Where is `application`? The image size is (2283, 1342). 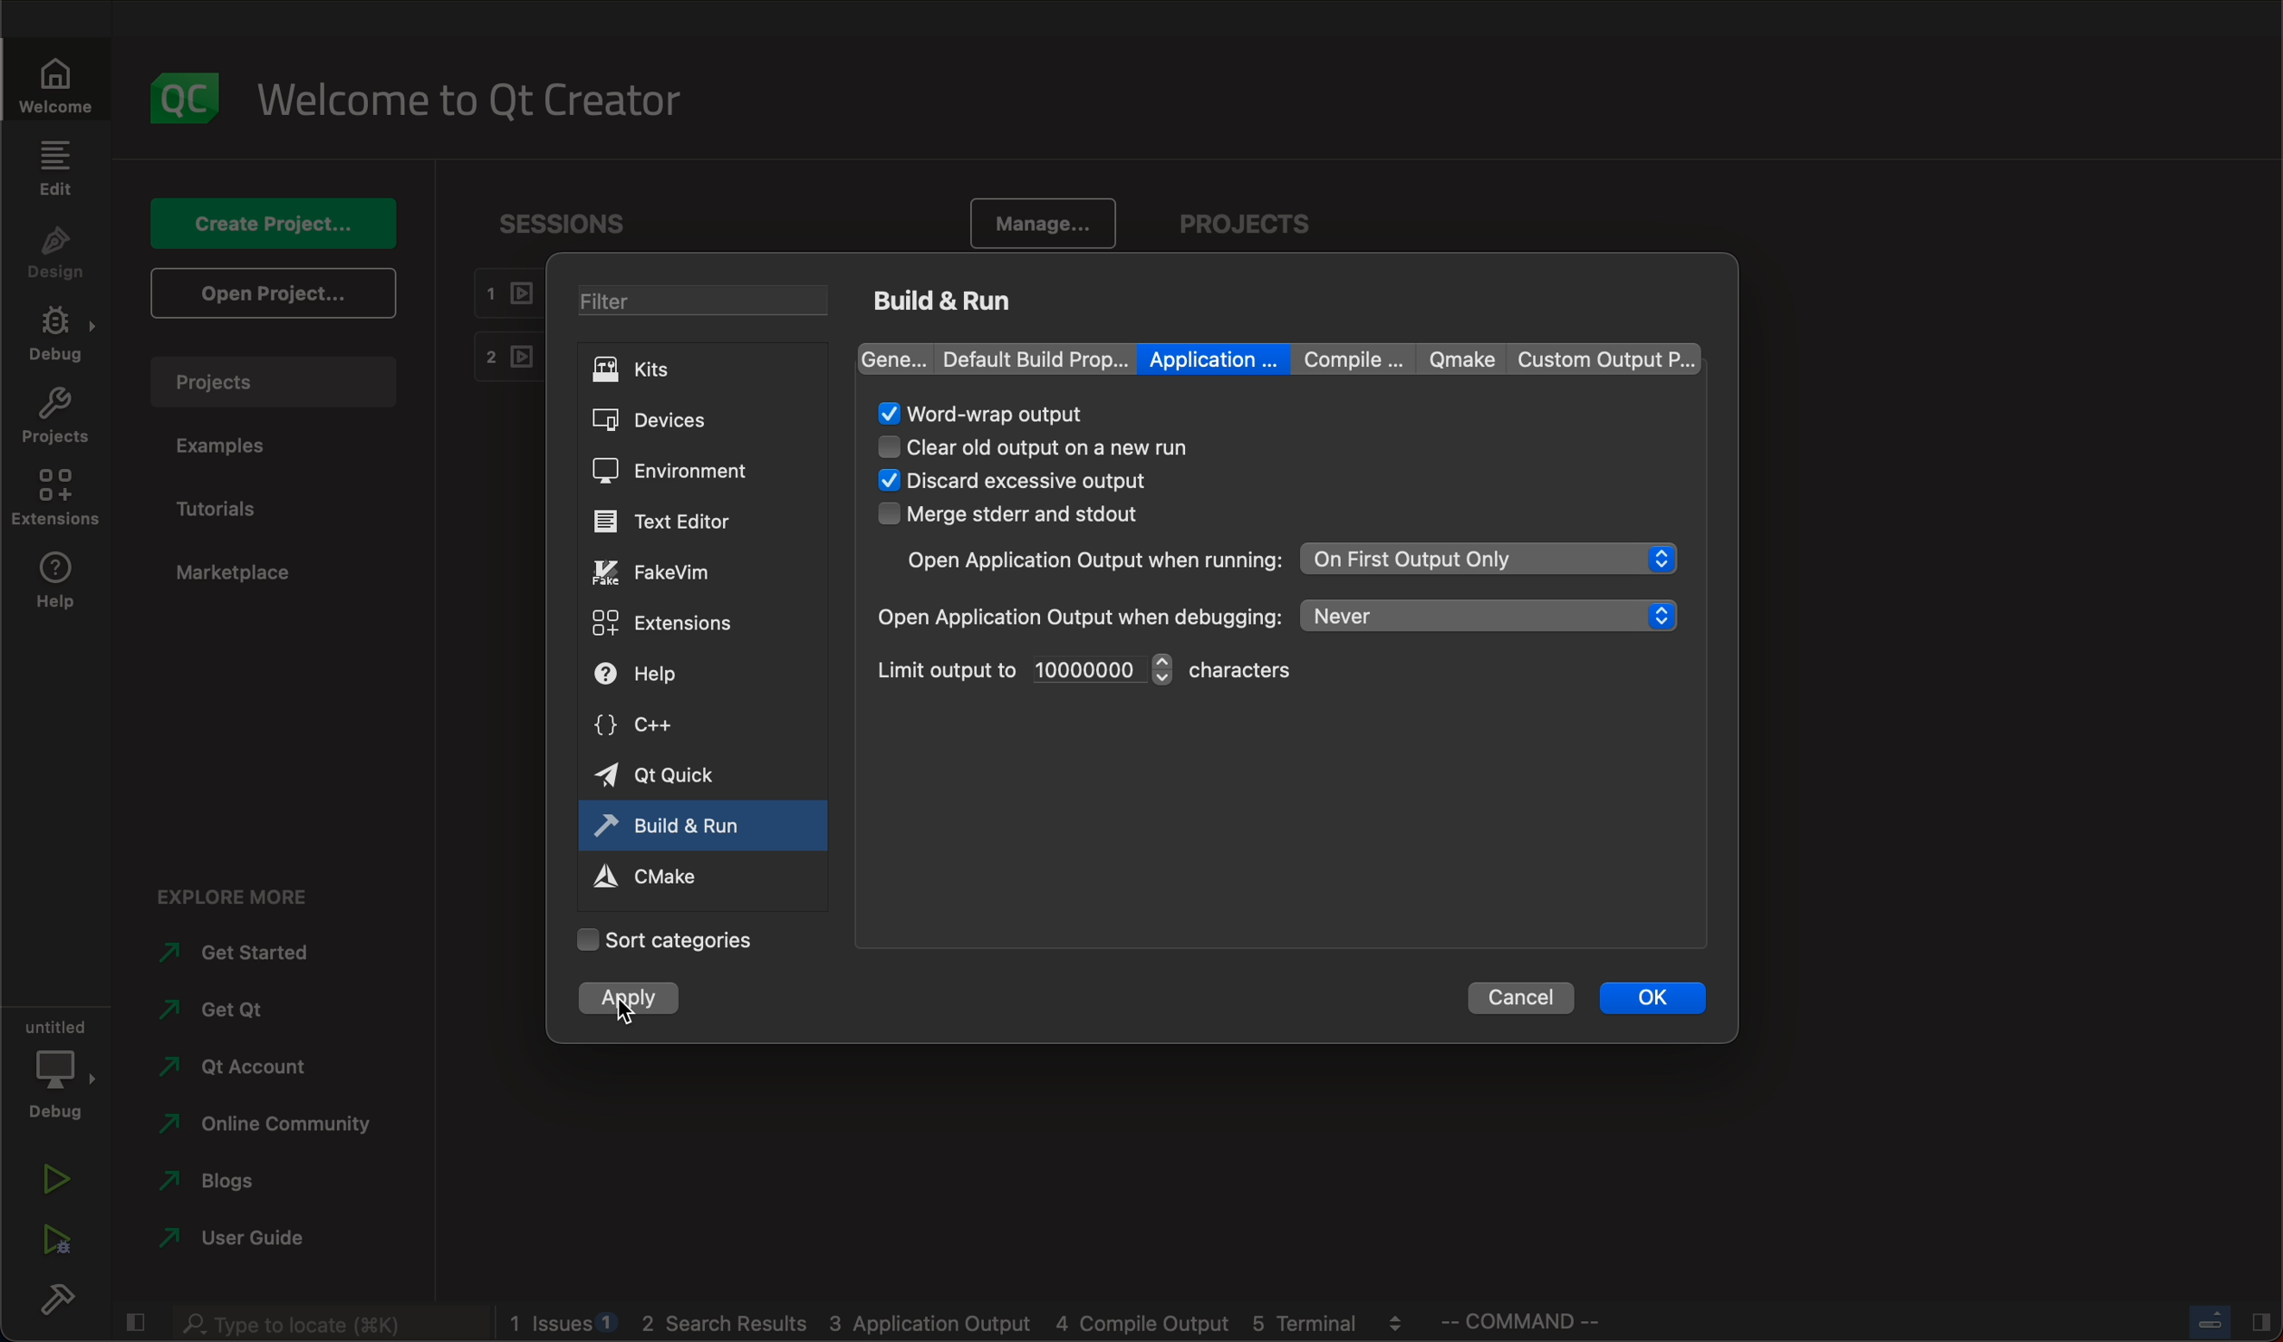
application is located at coordinates (1215, 358).